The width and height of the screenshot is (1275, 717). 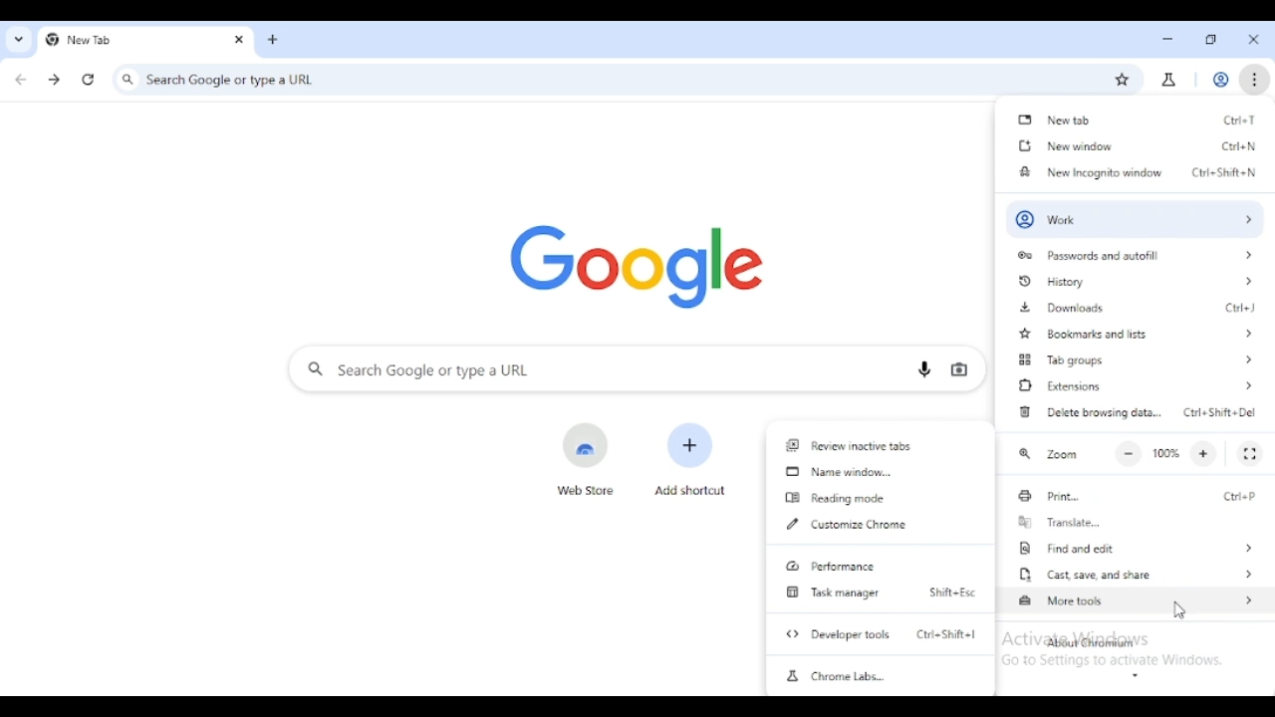 I want to click on more tools, so click(x=1138, y=599).